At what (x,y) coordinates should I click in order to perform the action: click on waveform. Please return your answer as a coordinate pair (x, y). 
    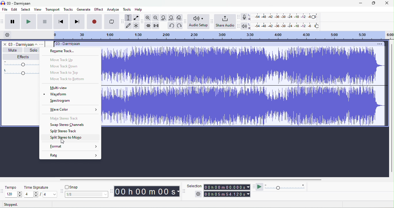
    Looking at the image, I should click on (57, 94).